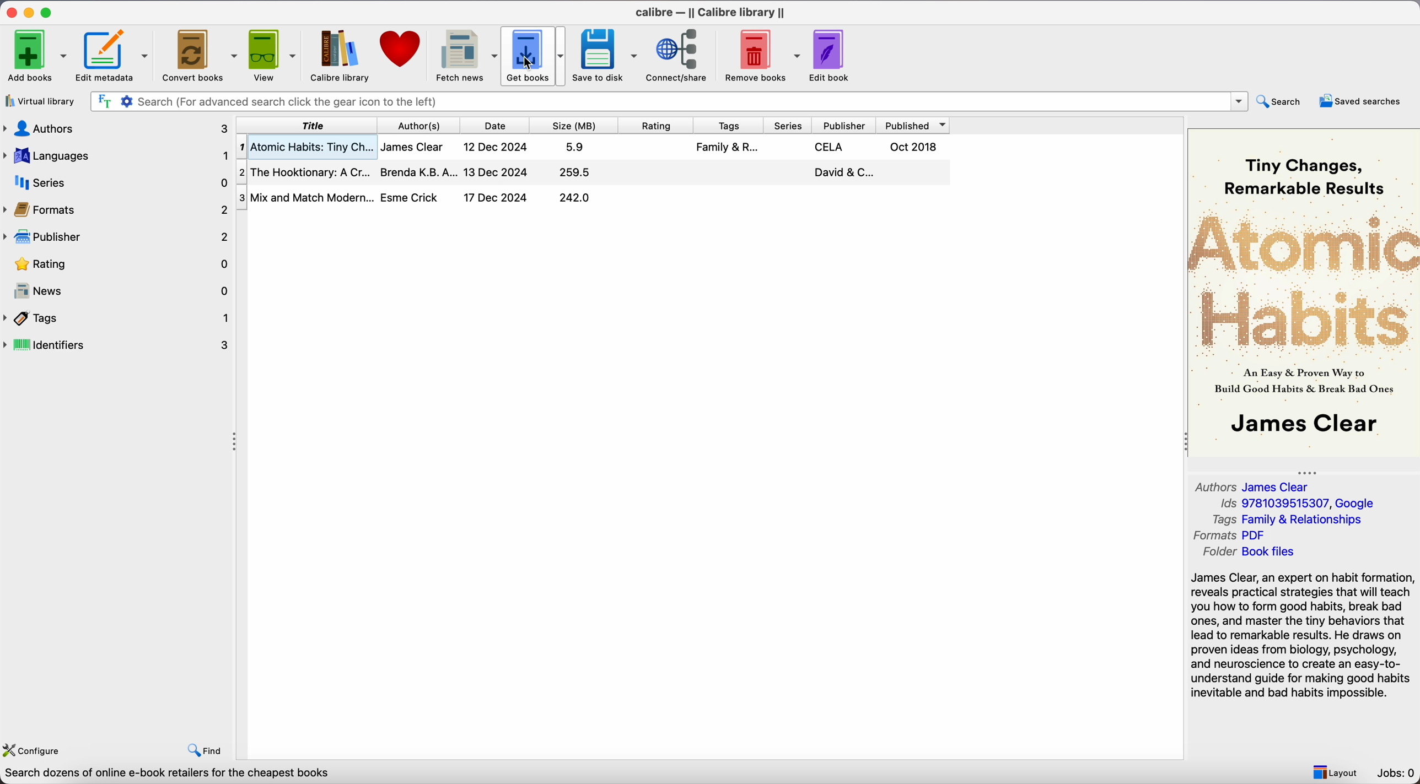 Image resolution: width=1420 pixels, height=784 pixels. I want to click on news, so click(119, 292).